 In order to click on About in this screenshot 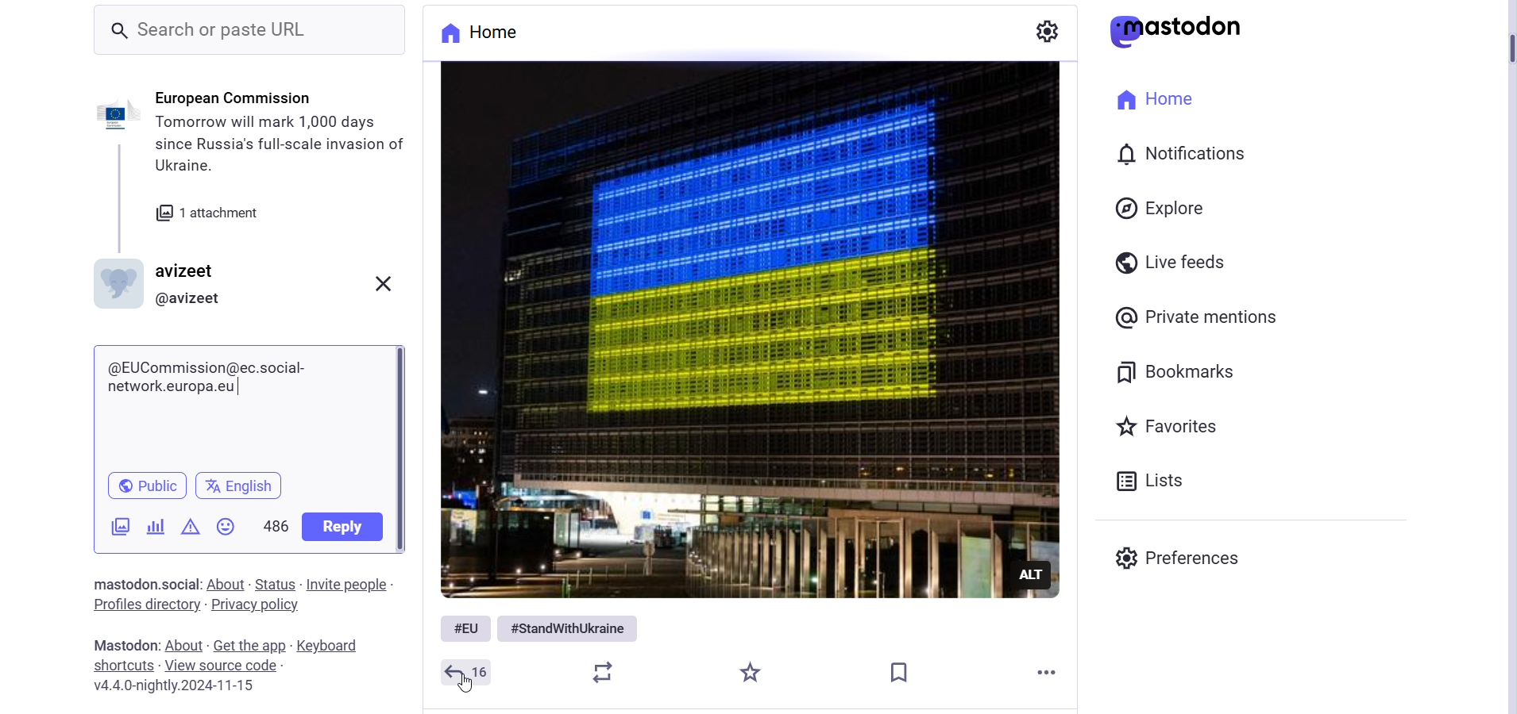, I will do `click(187, 646)`.